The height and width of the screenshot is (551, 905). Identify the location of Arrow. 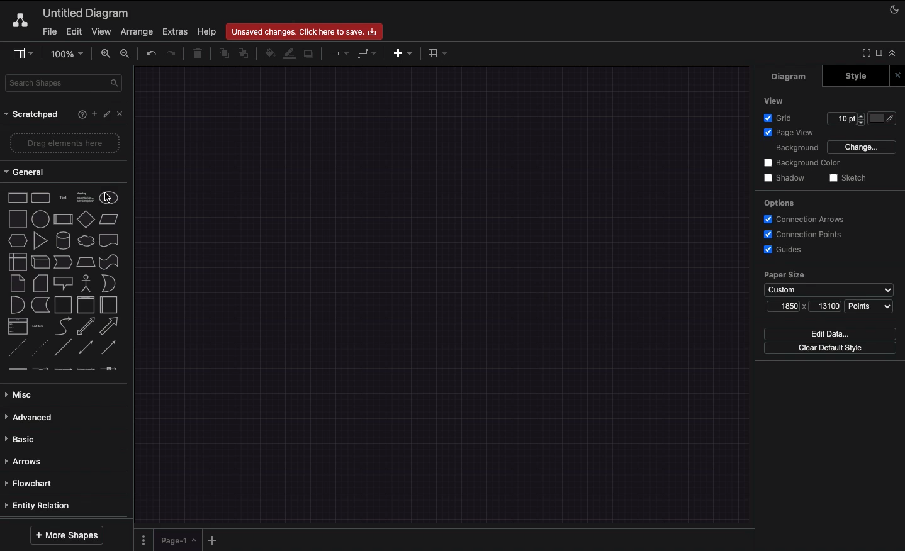
(110, 326).